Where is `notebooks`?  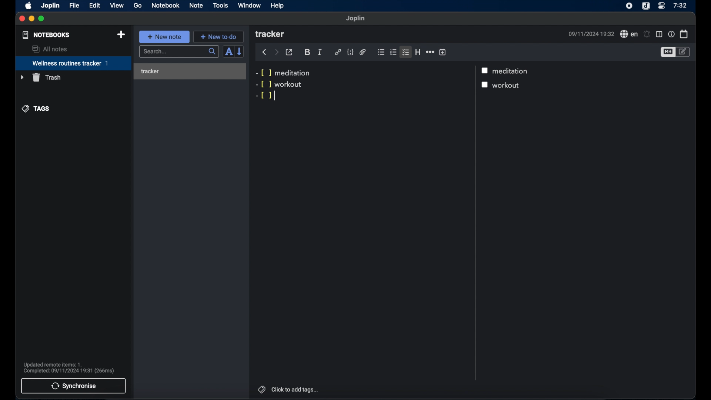 notebooks is located at coordinates (46, 35).